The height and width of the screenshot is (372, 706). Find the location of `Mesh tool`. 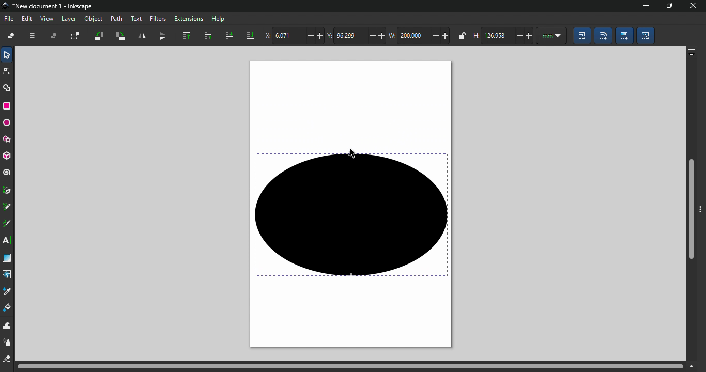

Mesh tool is located at coordinates (7, 275).